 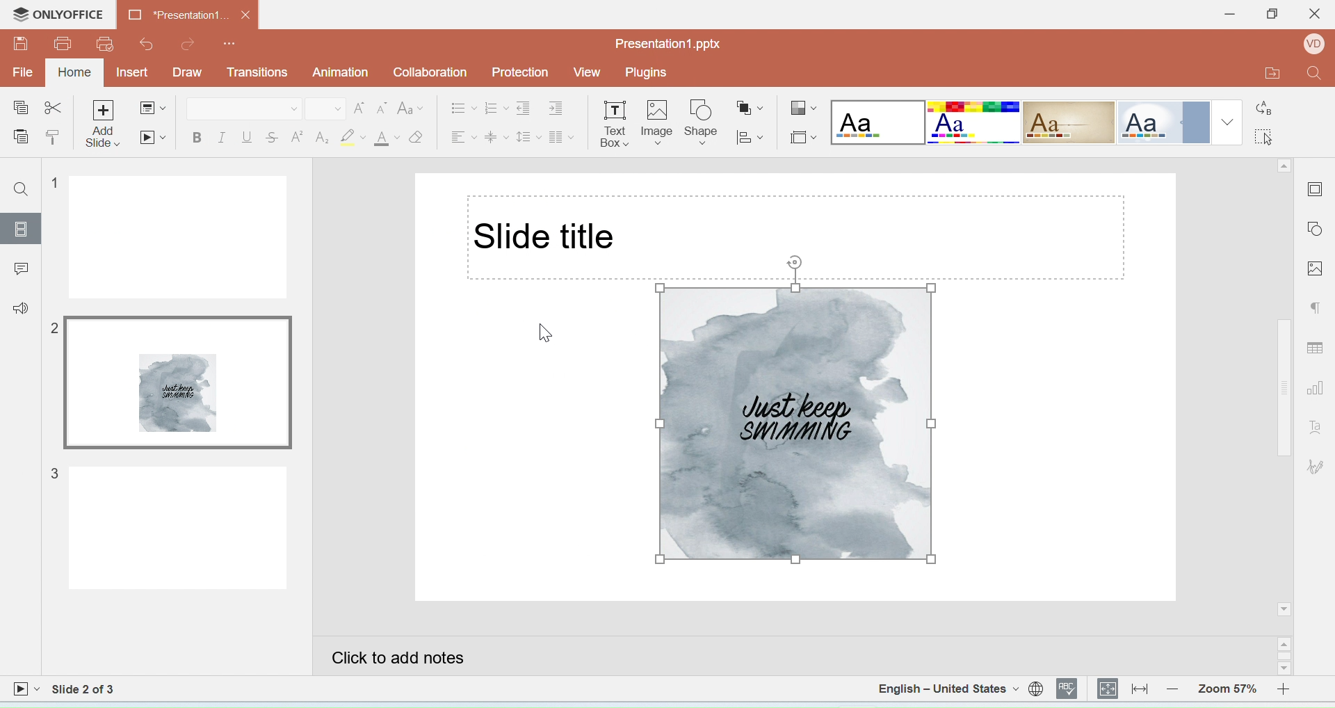 What do you see at coordinates (1263, 74) in the screenshot?
I see `Open file location` at bounding box center [1263, 74].